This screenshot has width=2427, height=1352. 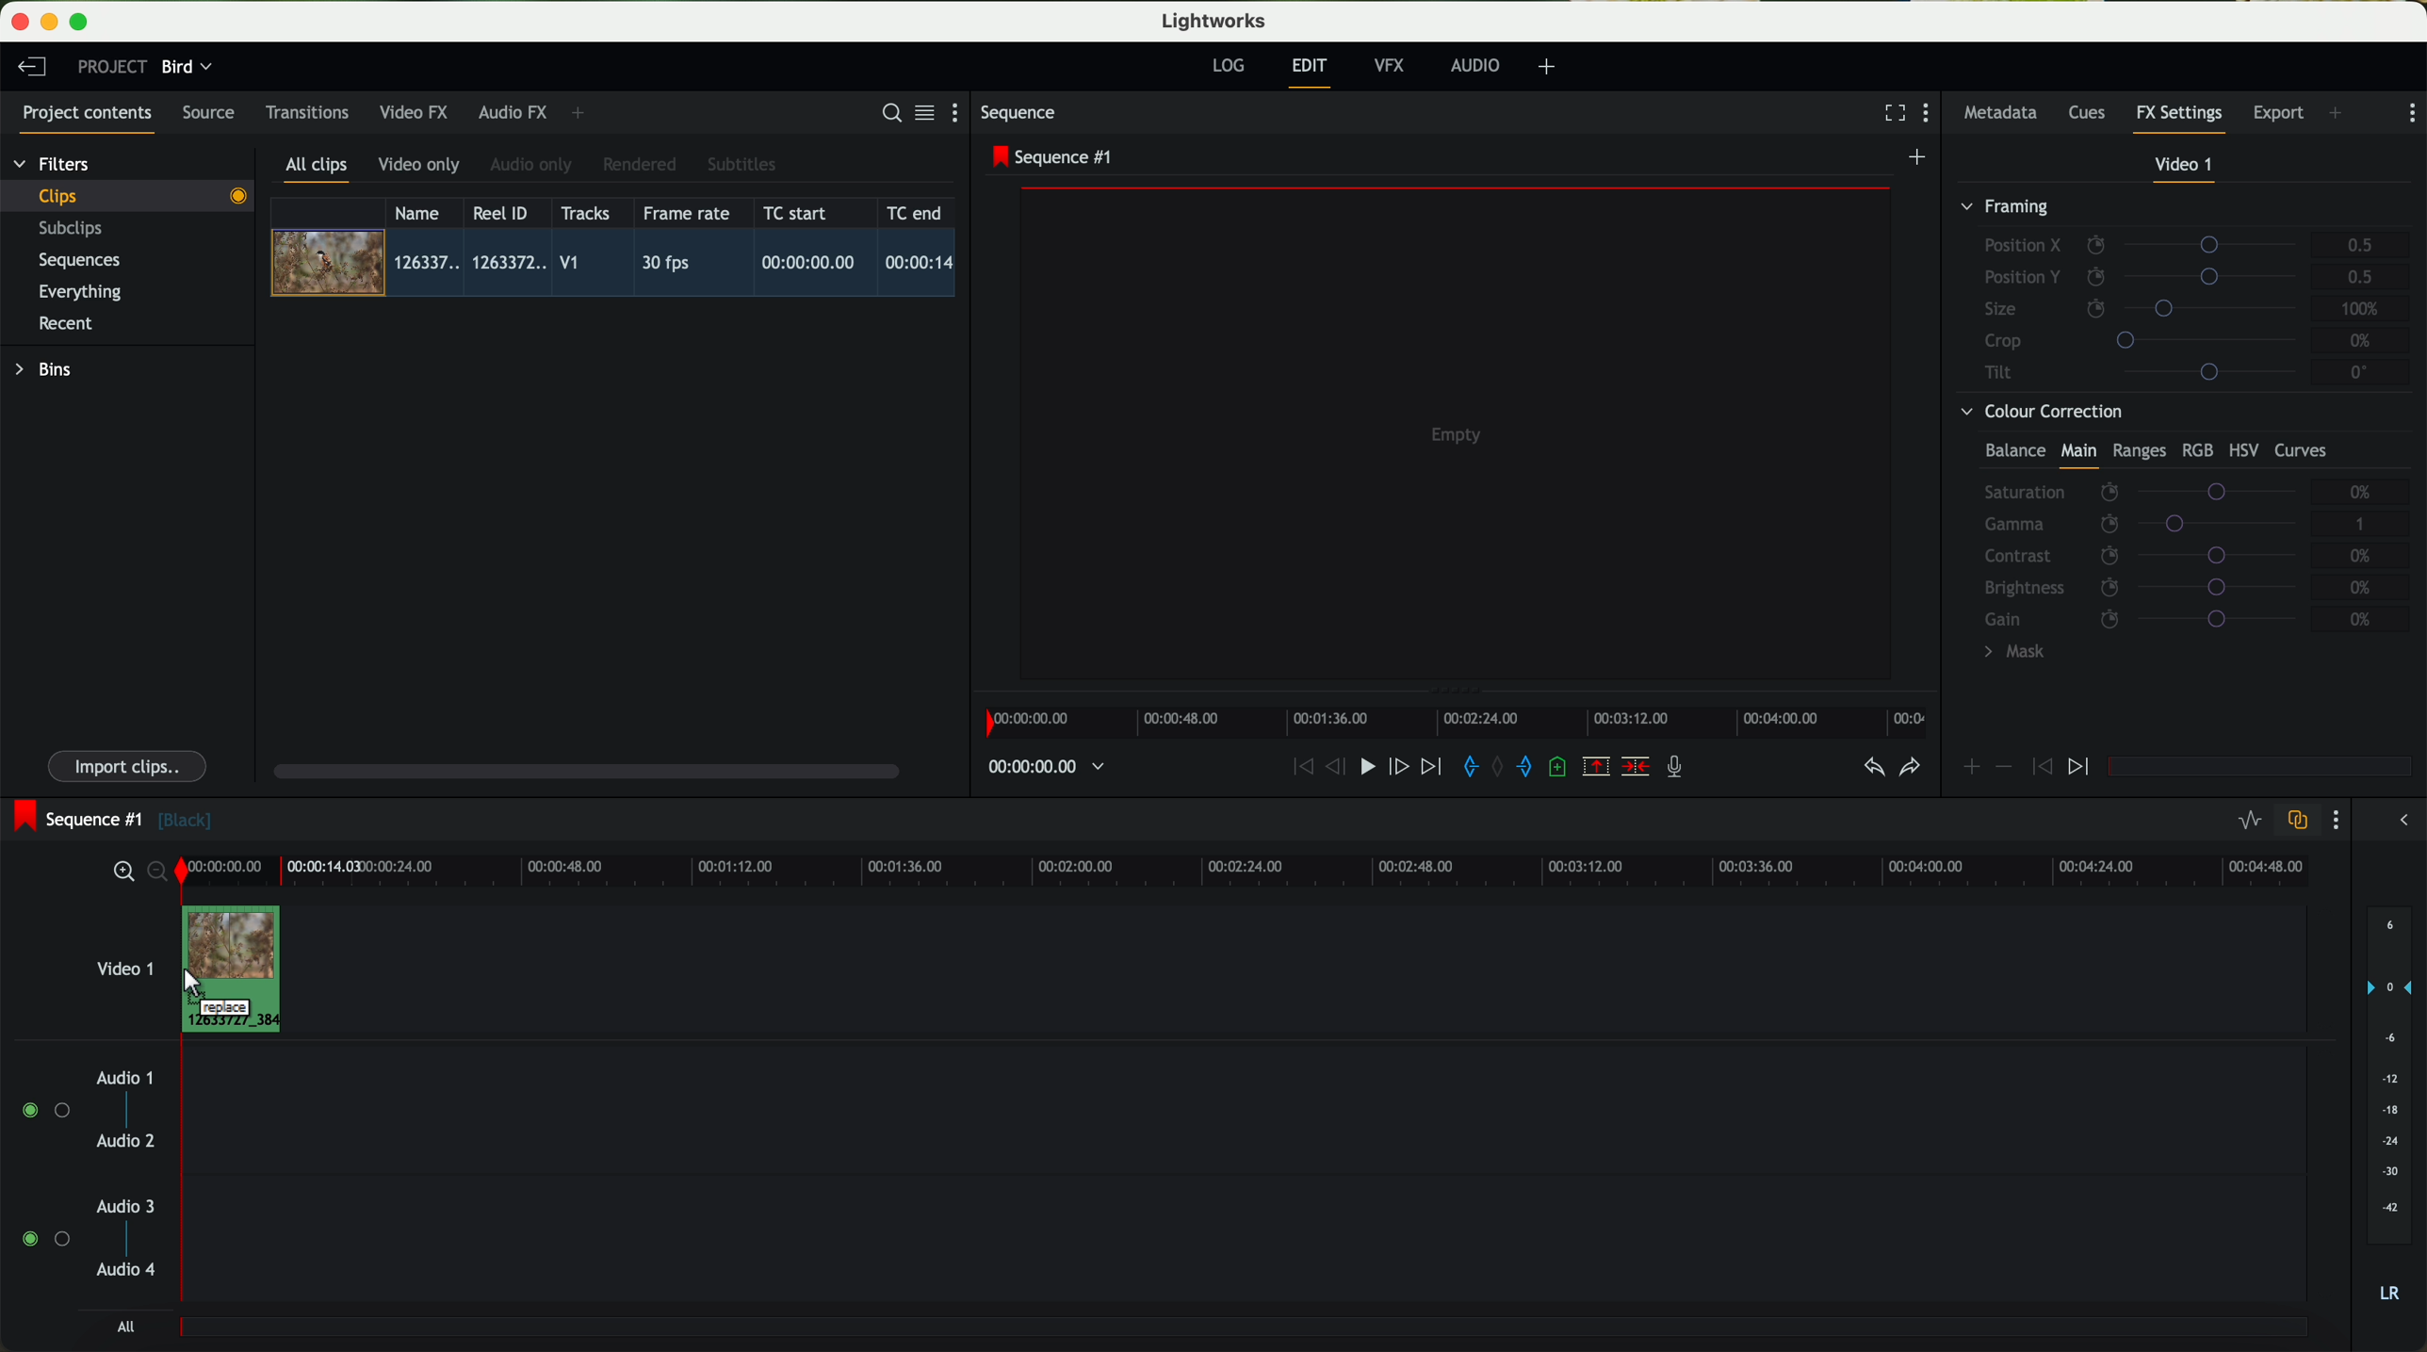 I want to click on rewind, so click(x=1301, y=768).